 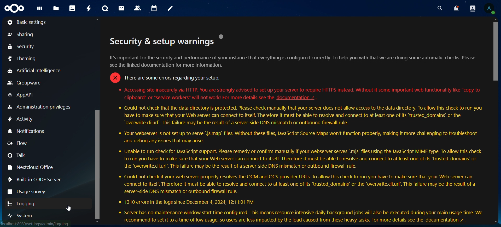 What do you see at coordinates (36, 224) in the screenshot?
I see `localhost:8080/settings/admin/logging` at bounding box center [36, 224].